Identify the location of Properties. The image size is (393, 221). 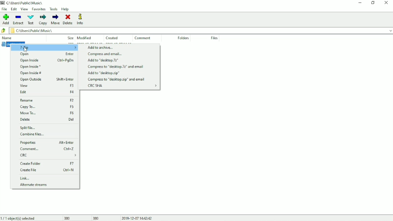
(47, 143).